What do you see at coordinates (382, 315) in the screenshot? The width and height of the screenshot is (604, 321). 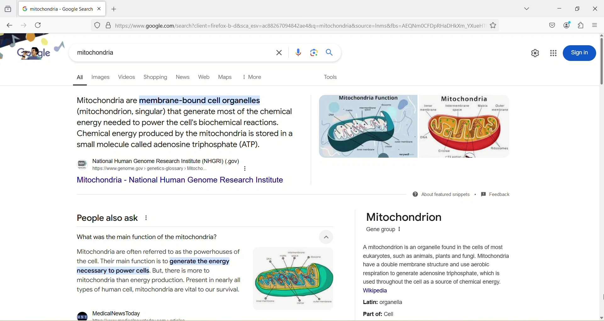 I see `part of cell` at bounding box center [382, 315].